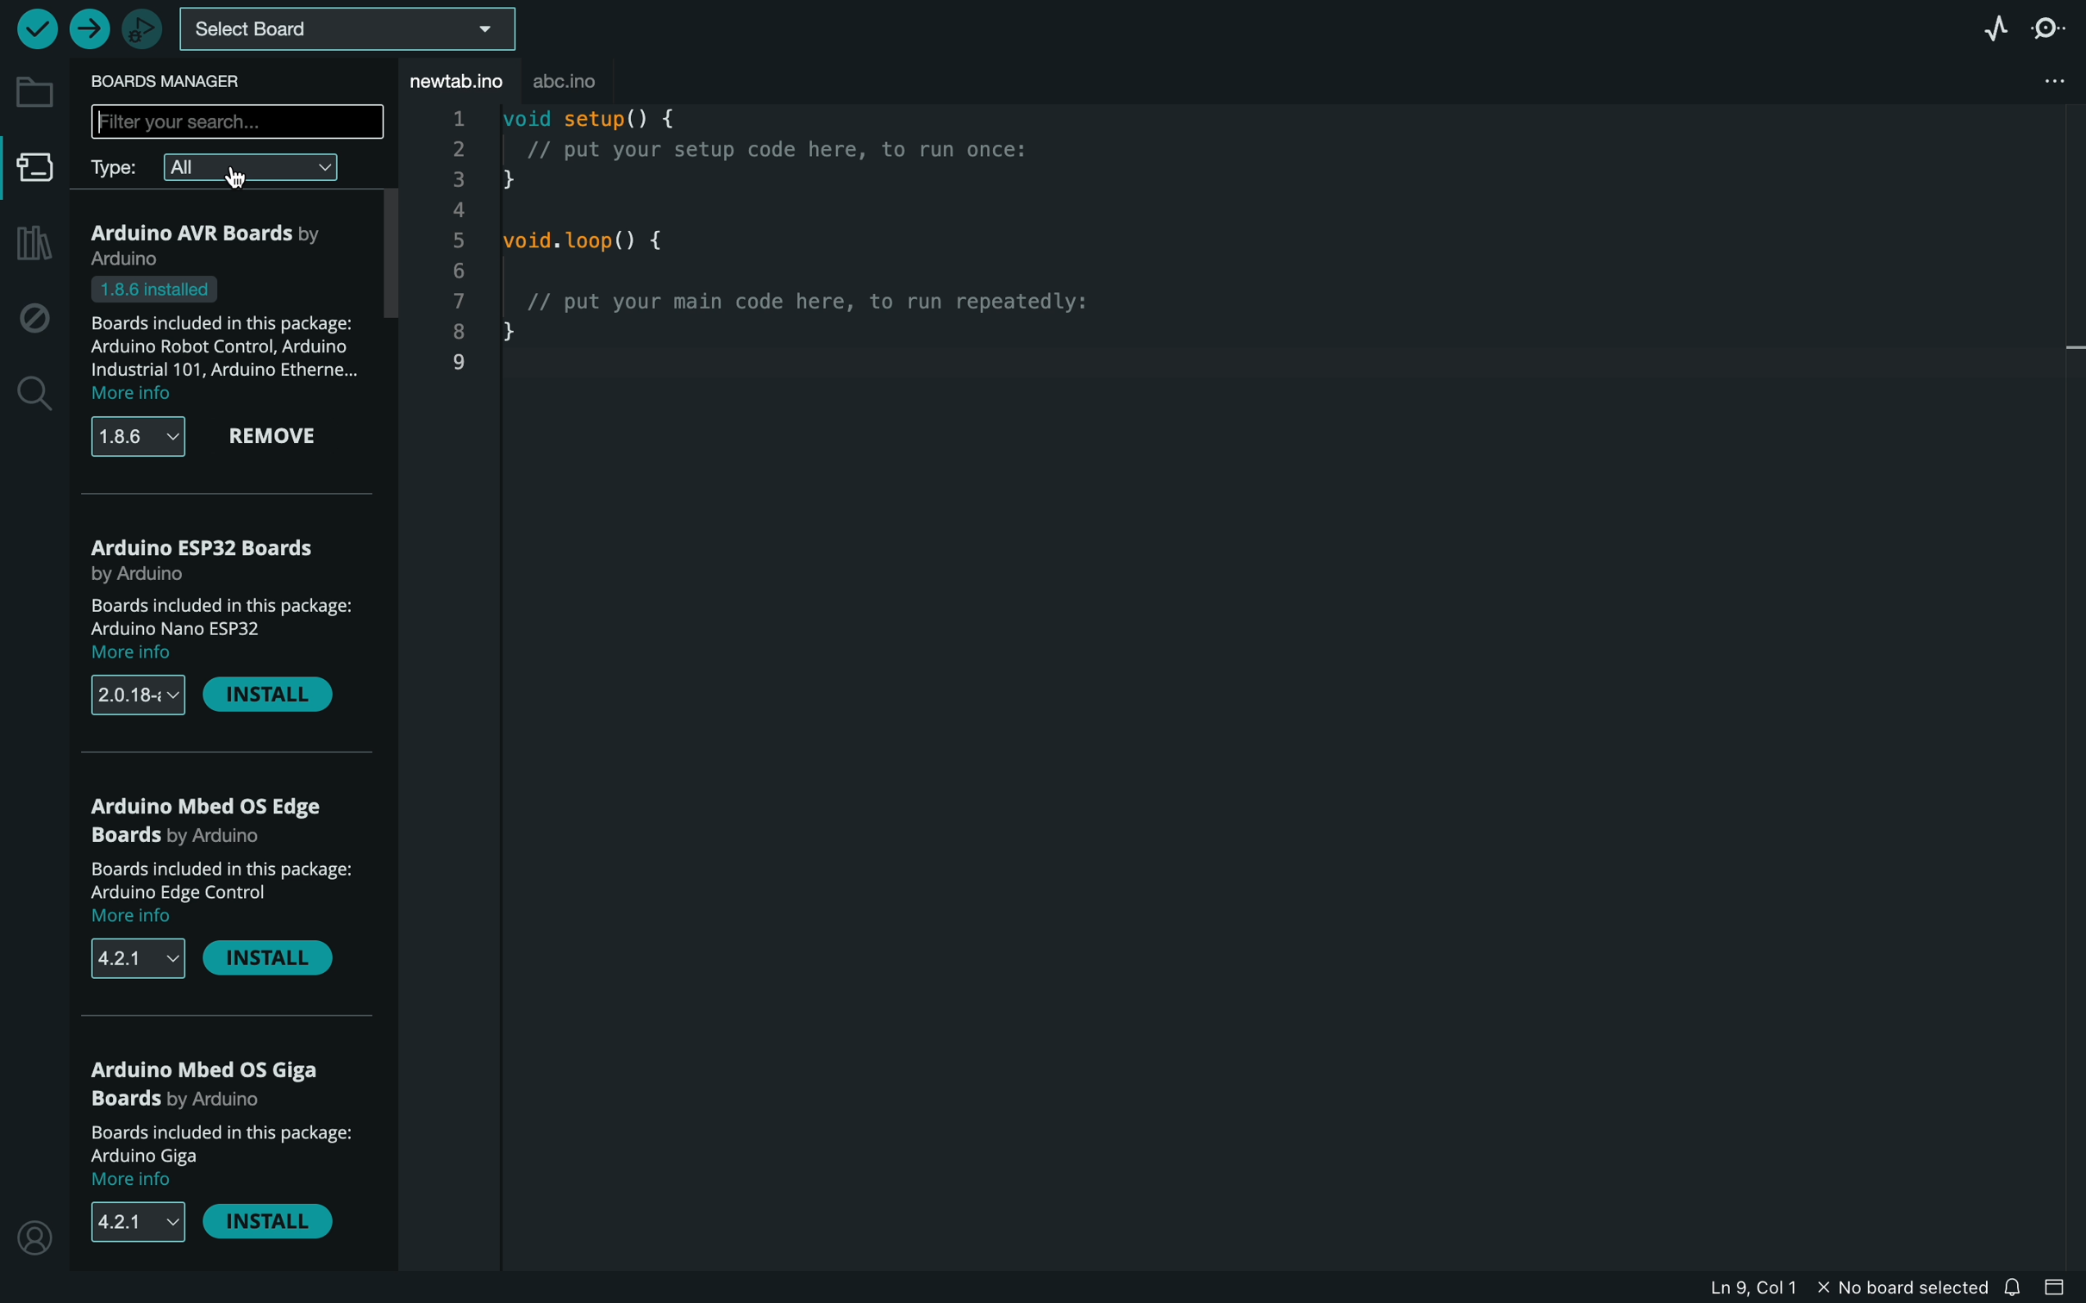  Describe the element at coordinates (2060, 1287) in the screenshot. I see `close slide bar` at that location.